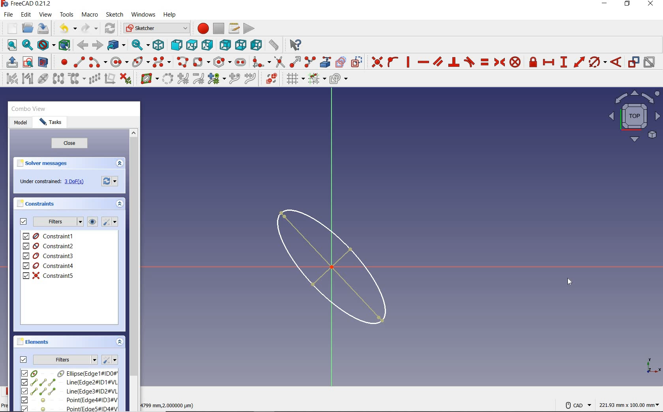  Describe the element at coordinates (49, 266) in the screenshot. I see `constraint4` at that location.